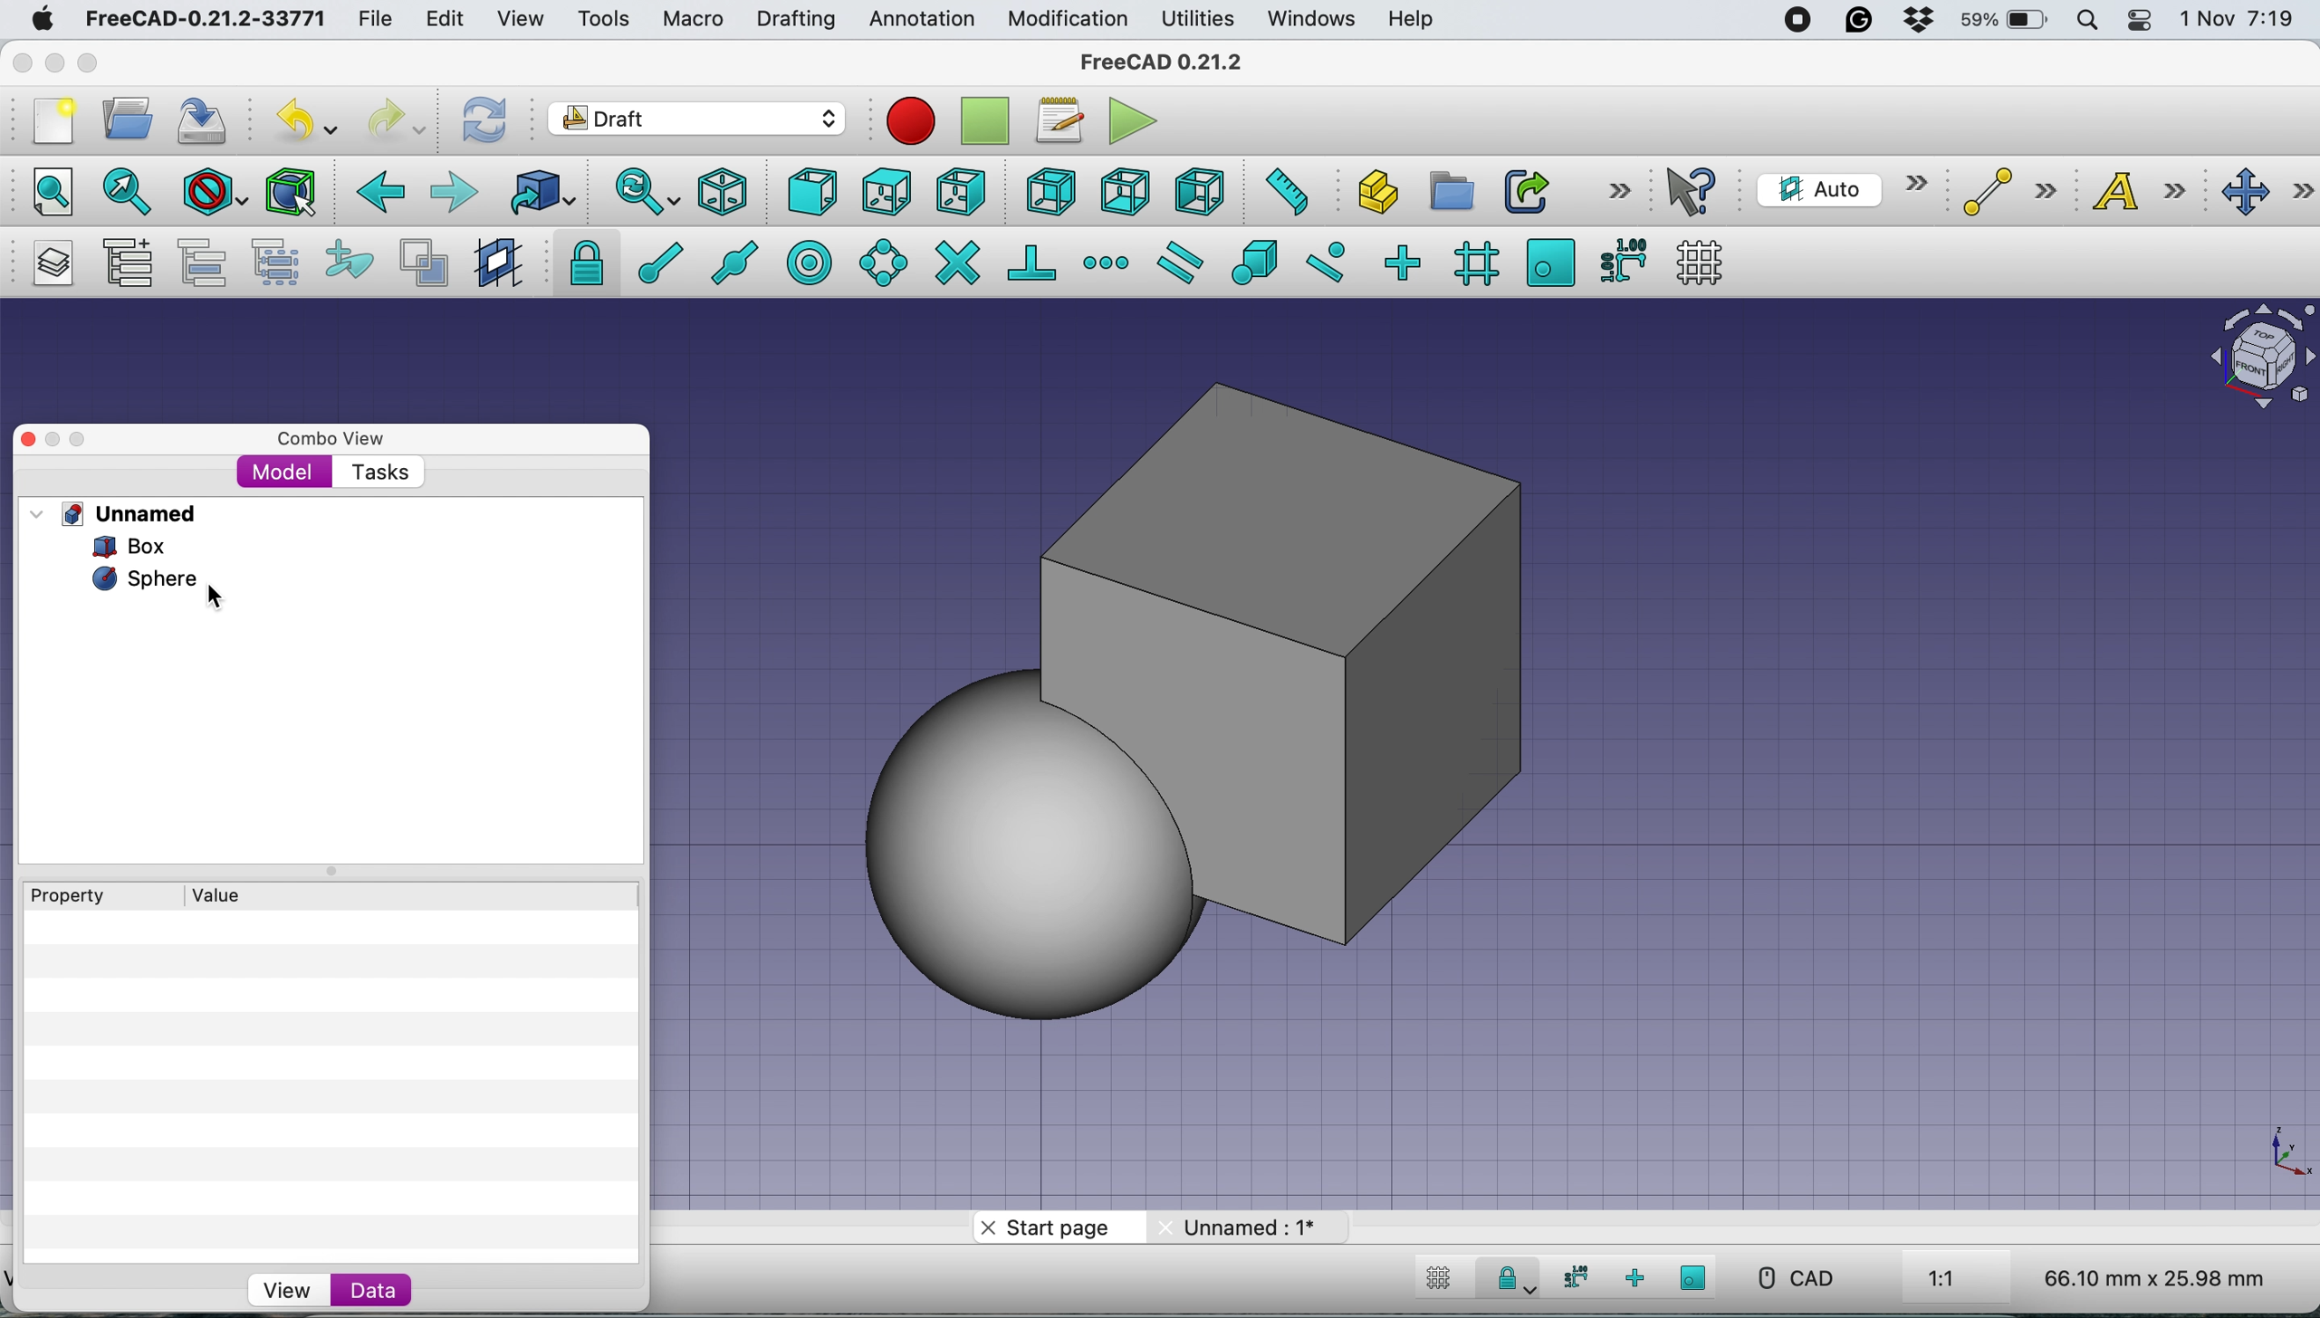  Describe the element at coordinates (274, 266) in the screenshot. I see `select group` at that location.